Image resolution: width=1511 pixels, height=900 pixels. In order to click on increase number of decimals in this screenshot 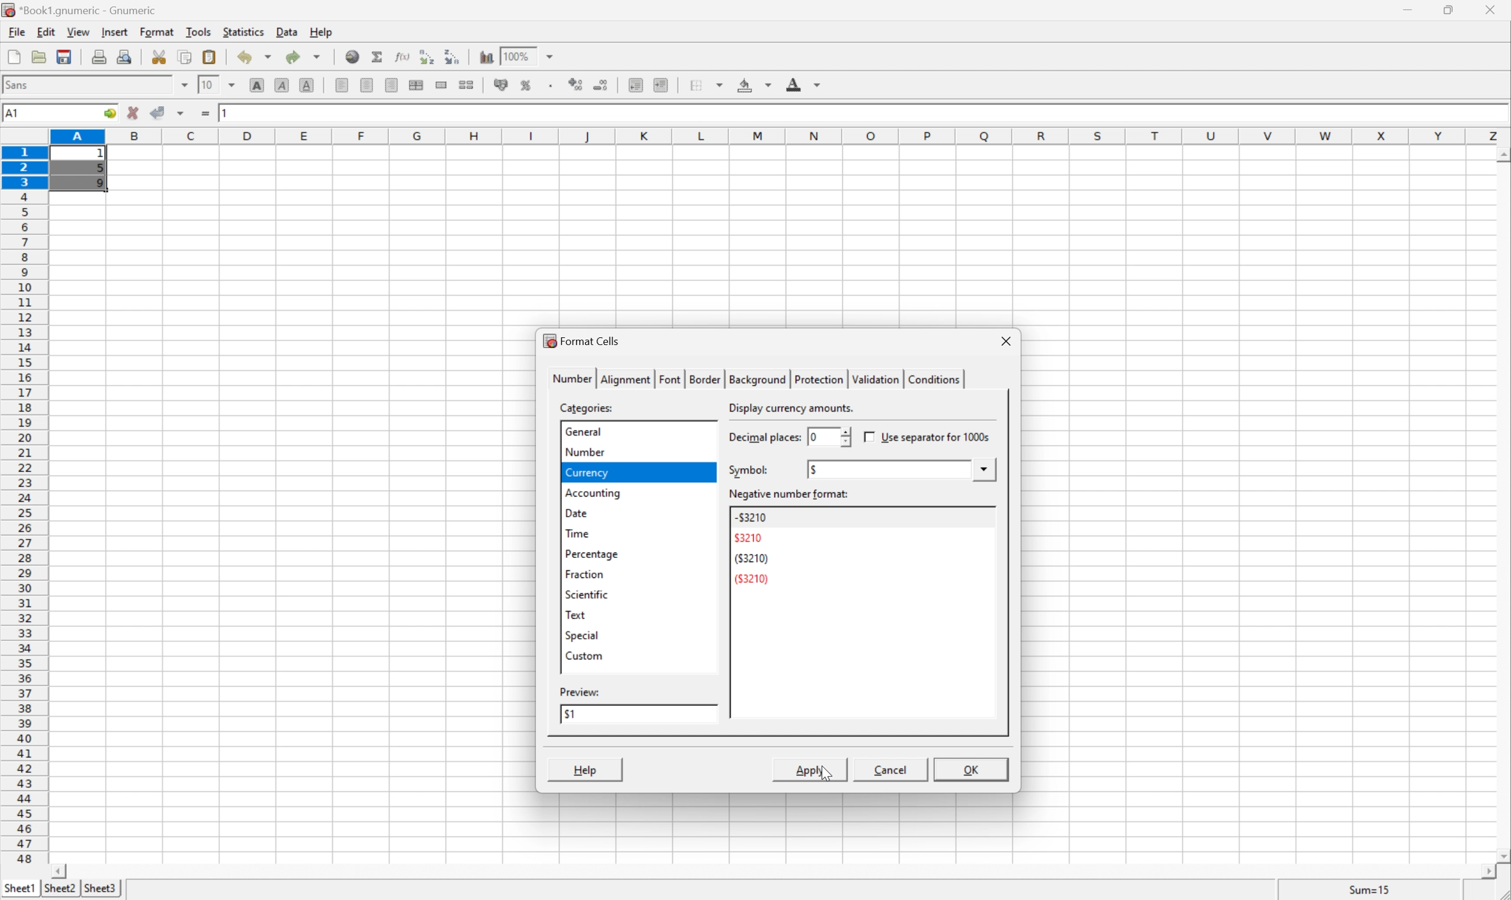, I will do `click(576, 84)`.